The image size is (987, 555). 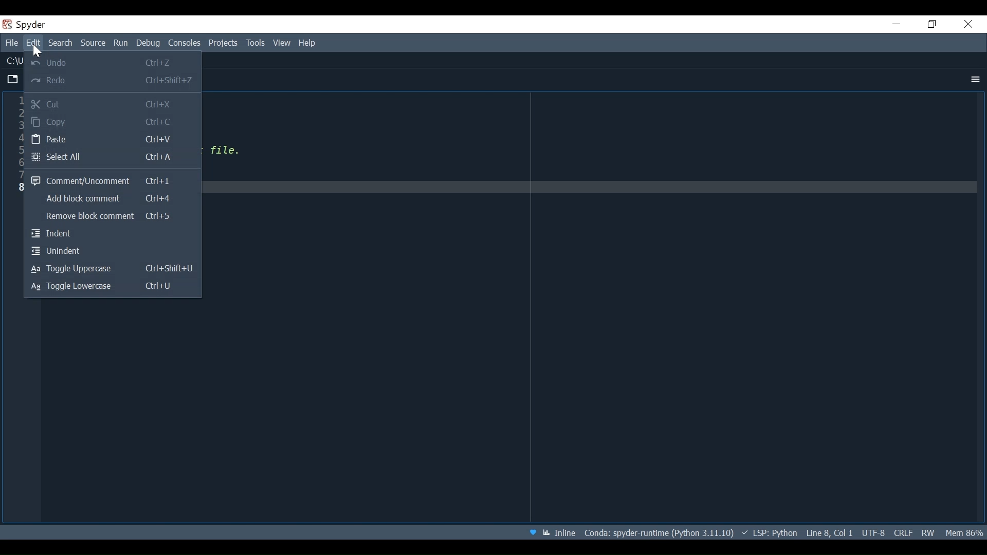 I want to click on Restore, so click(x=933, y=24).